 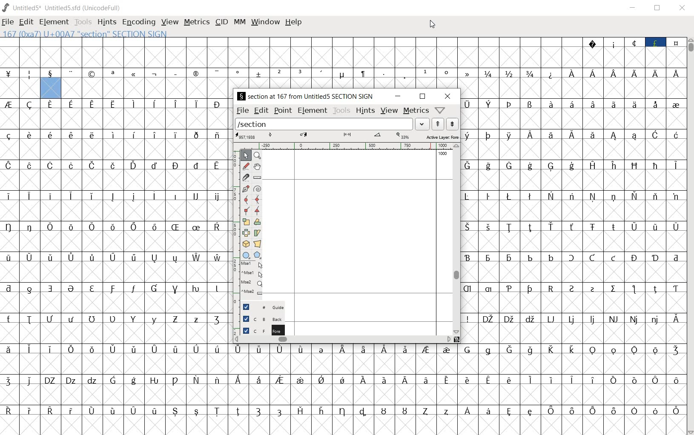 What do you see at coordinates (115, 258) in the screenshot?
I see `special letters` at bounding box center [115, 258].